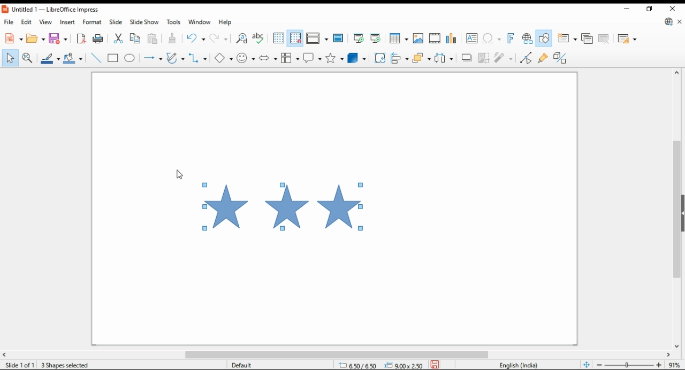  What do you see at coordinates (435, 37) in the screenshot?
I see `insert video` at bounding box center [435, 37].